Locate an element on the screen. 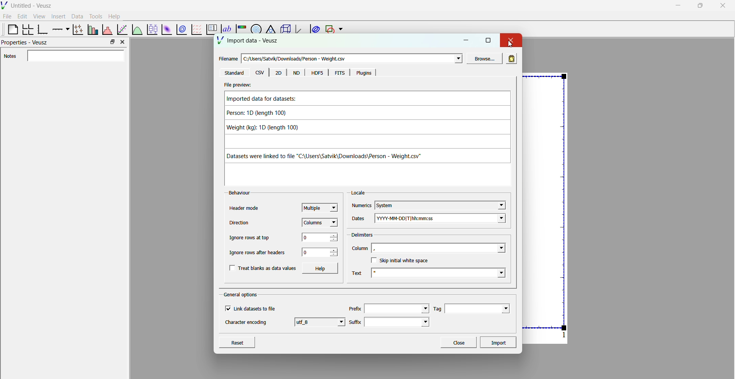 This screenshot has height=379, width=735. plot functions is located at coordinates (137, 29).